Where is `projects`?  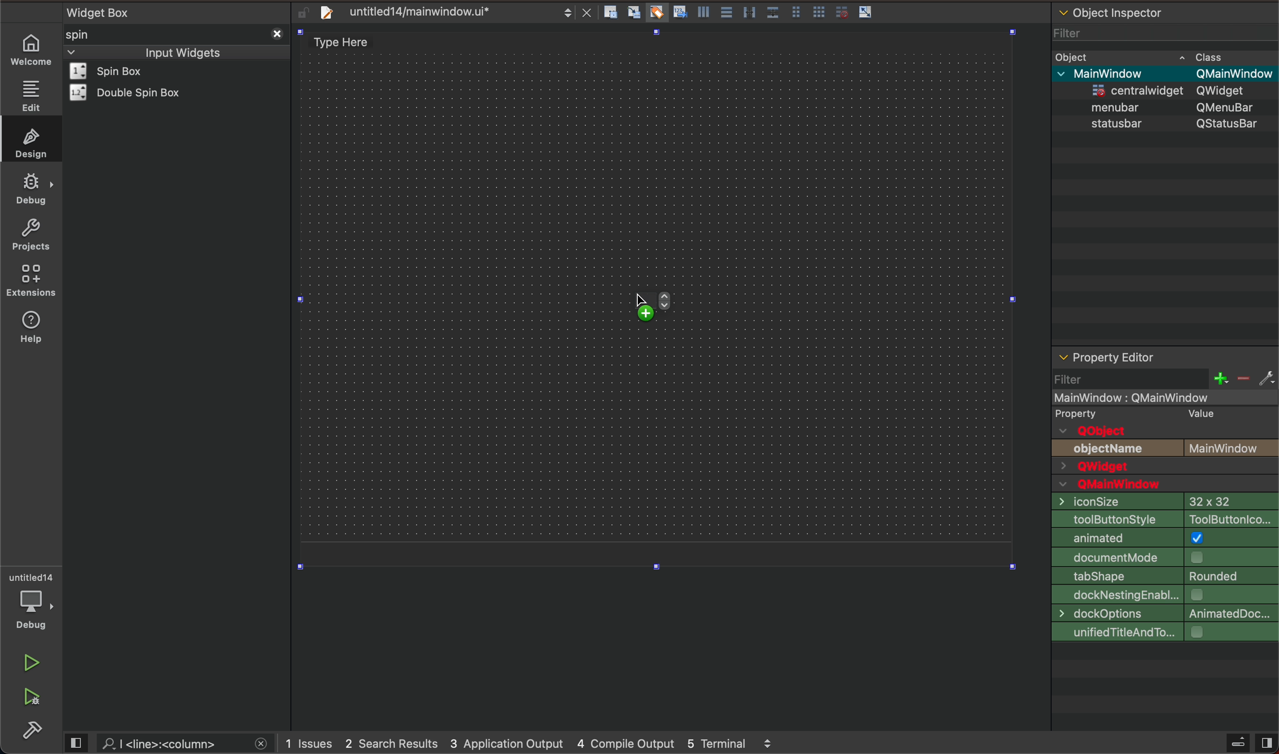
projects is located at coordinates (30, 234).